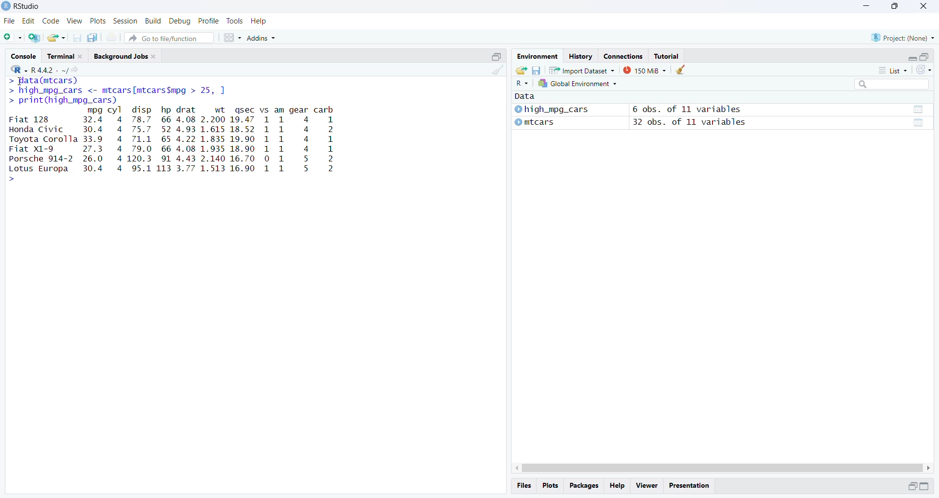 The height and width of the screenshot is (498, 939). What do you see at coordinates (10, 21) in the screenshot?
I see `File` at bounding box center [10, 21].